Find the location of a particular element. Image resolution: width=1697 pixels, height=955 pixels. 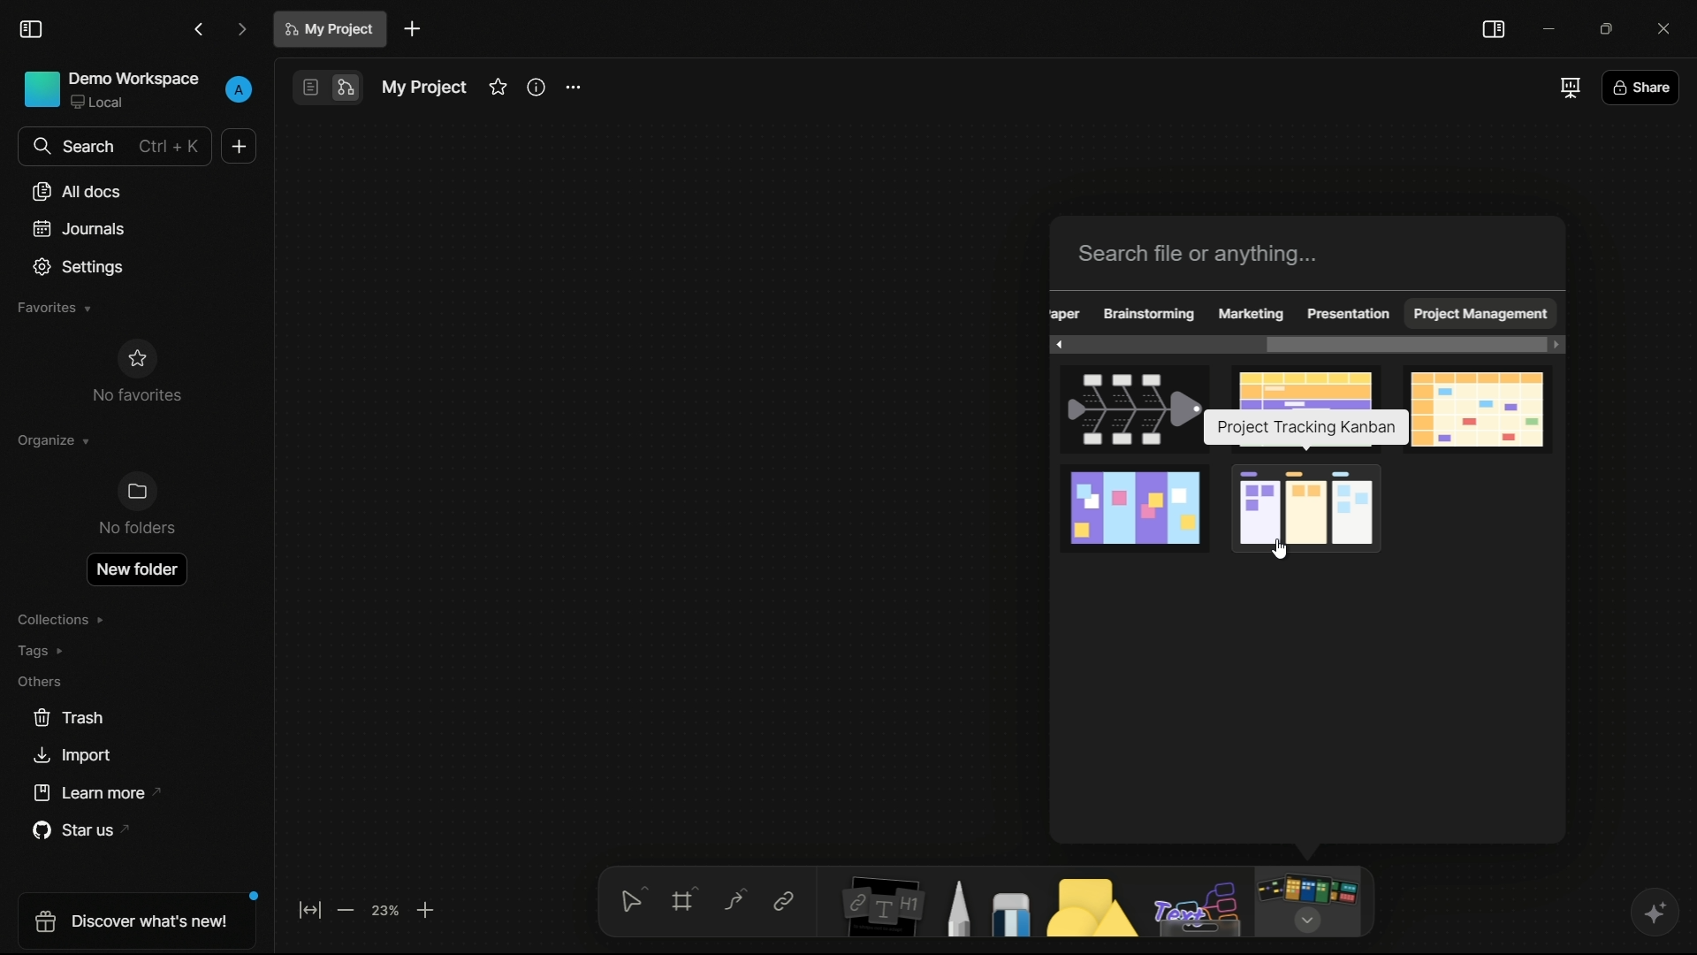

share is located at coordinates (1640, 90).